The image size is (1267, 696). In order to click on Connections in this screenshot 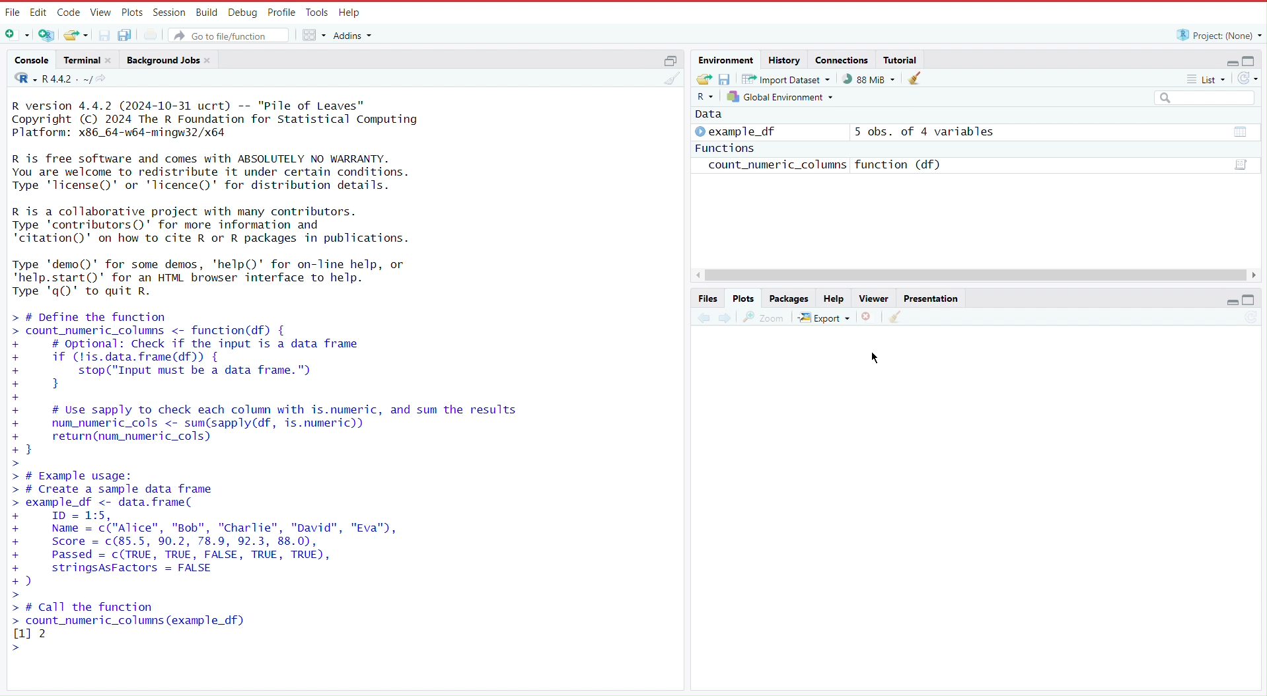, I will do `click(842, 59)`.